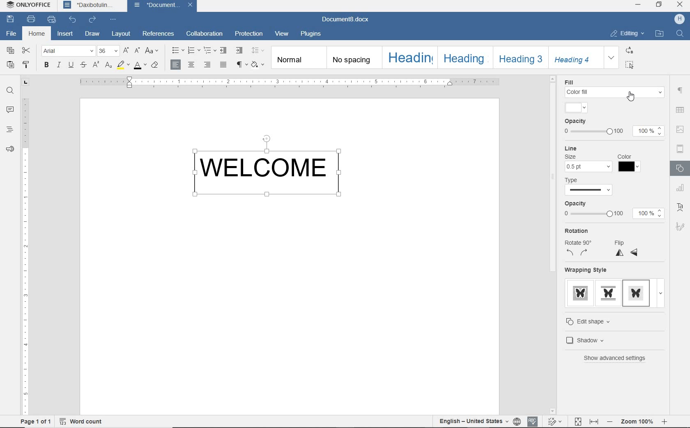 The width and height of the screenshot is (690, 428). What do you see at coordinates (576, 122) in the screenshot?
I see `Opacity` at bounding box center [576, 122].